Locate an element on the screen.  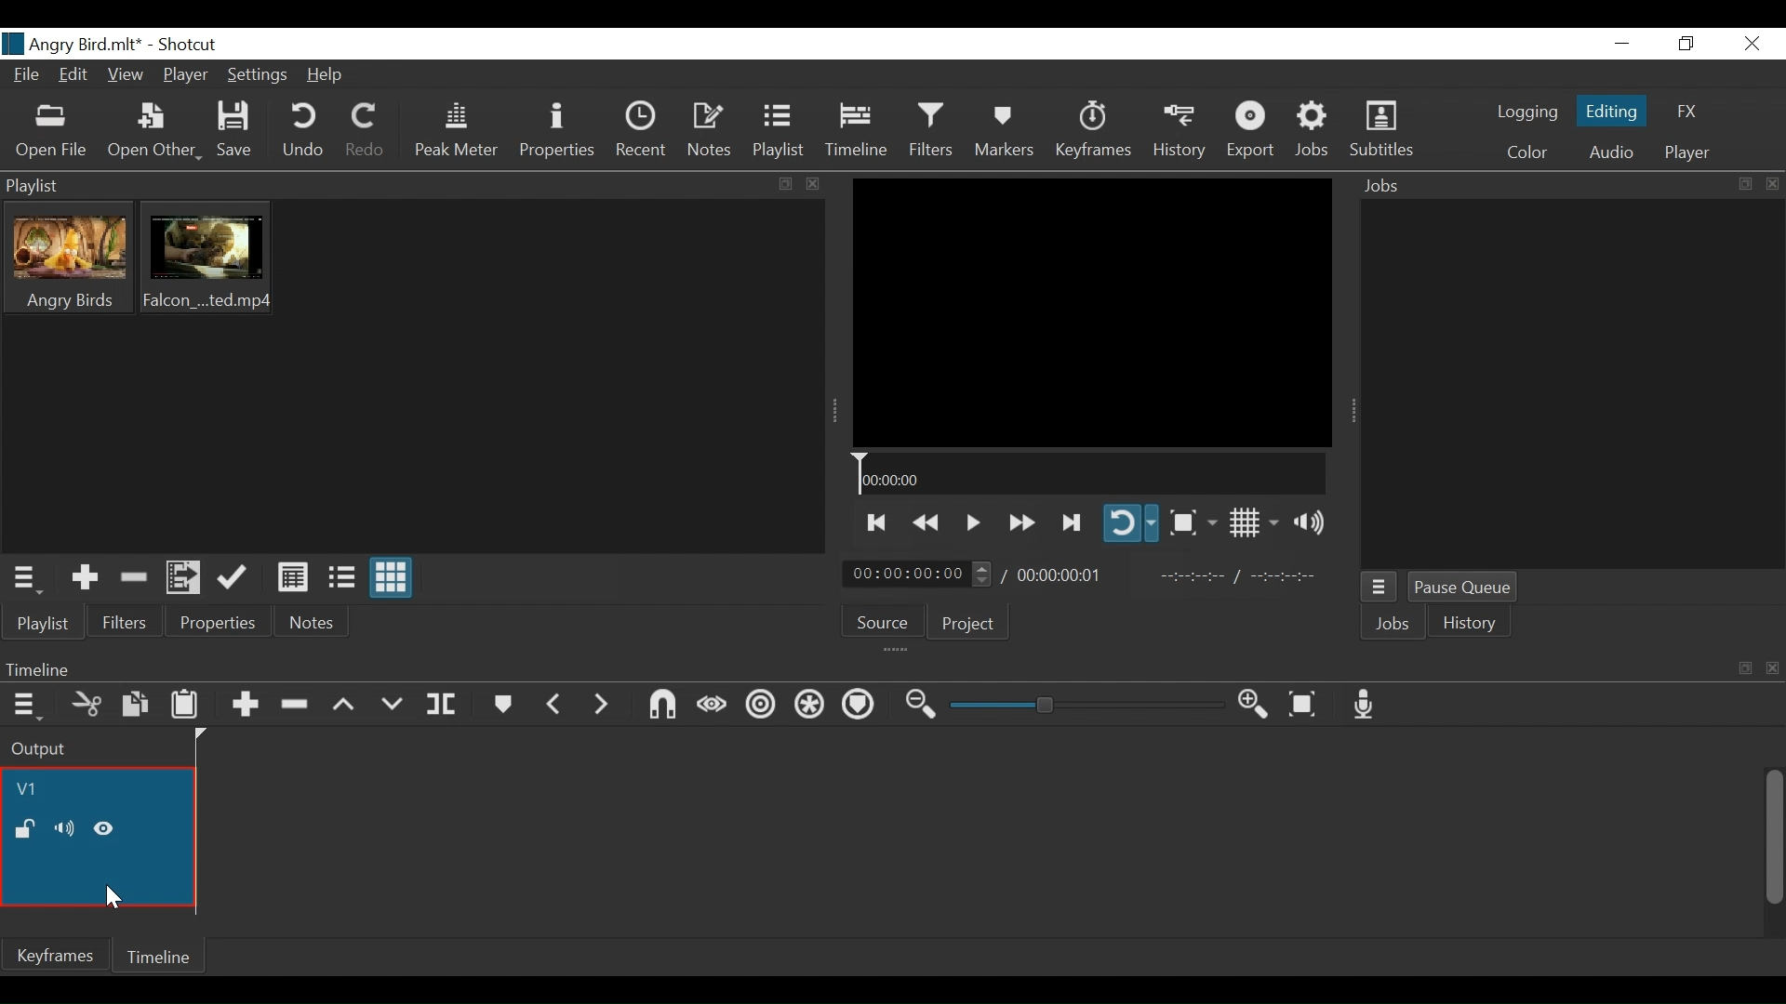
Peak is located at coordinates (458, 130).